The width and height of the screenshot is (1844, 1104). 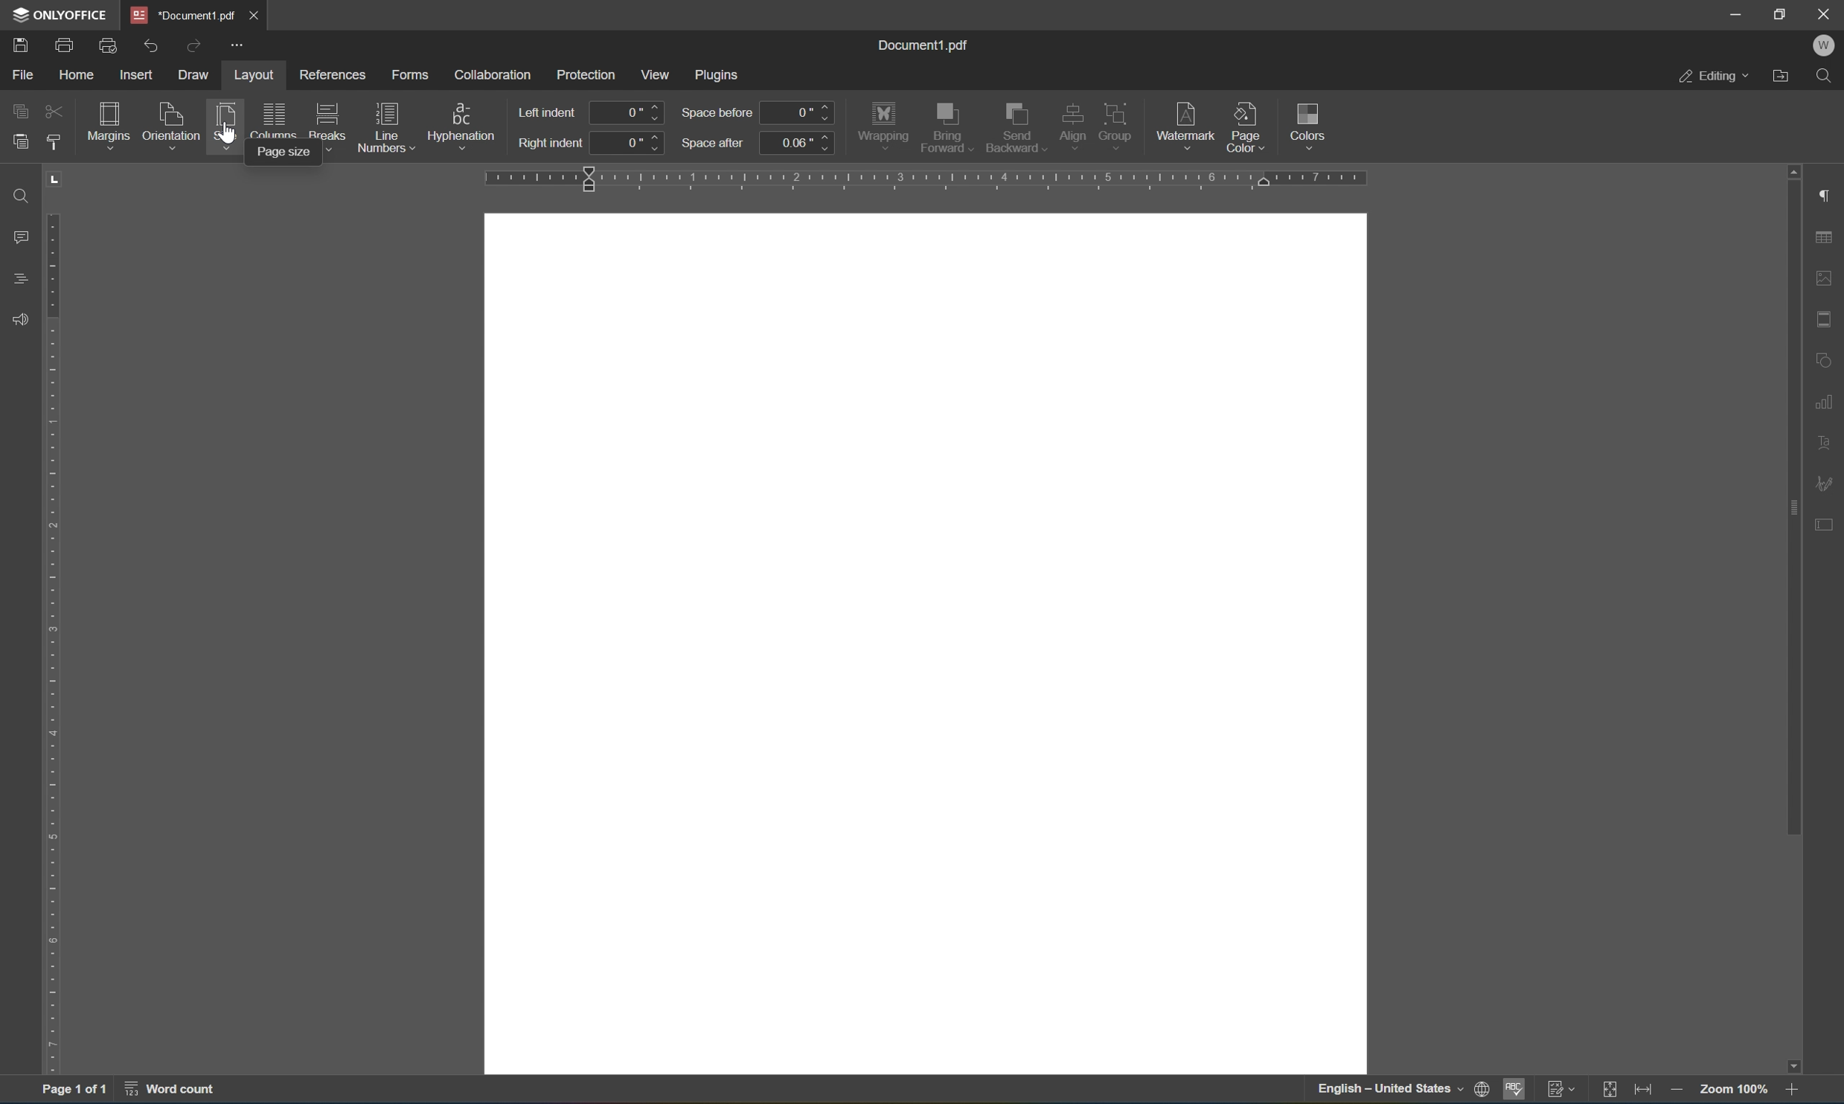 What do you see at coordinates (107, 122) in the screenshot?
I see `margins` at bounding box center [107, 122].